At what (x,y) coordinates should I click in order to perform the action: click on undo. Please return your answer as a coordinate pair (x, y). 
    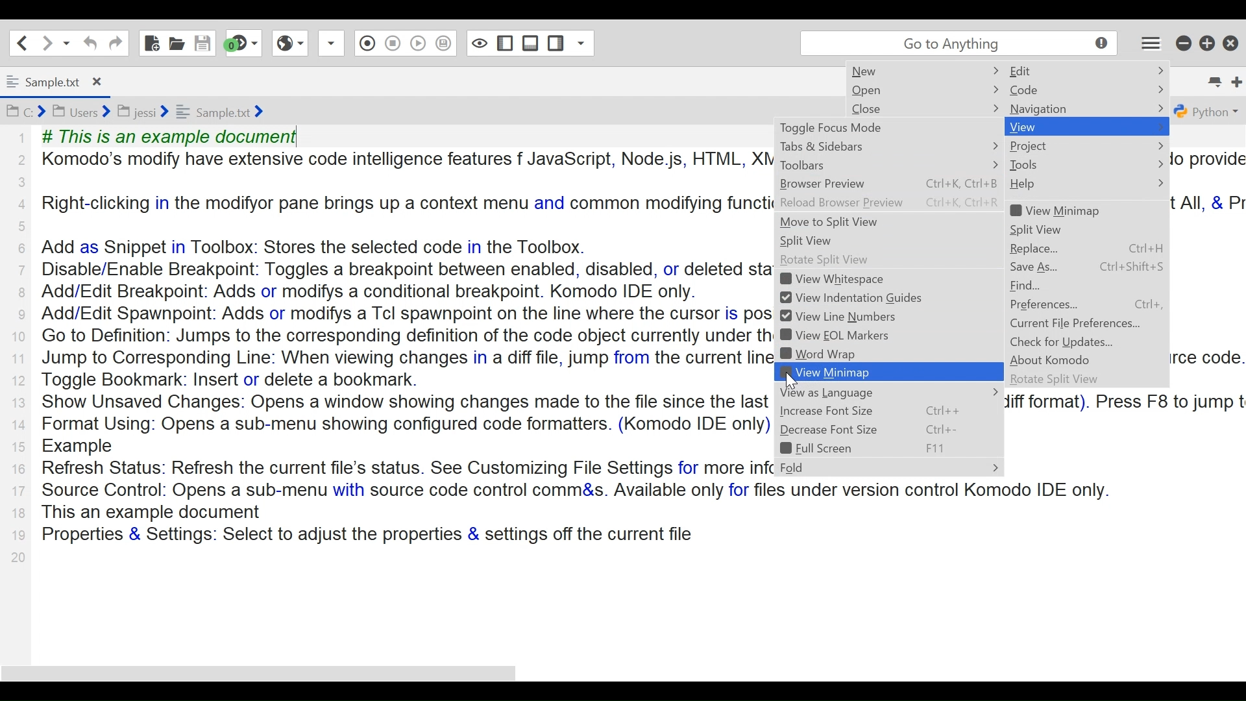
    Looking at the image, I should click on (88, 43).